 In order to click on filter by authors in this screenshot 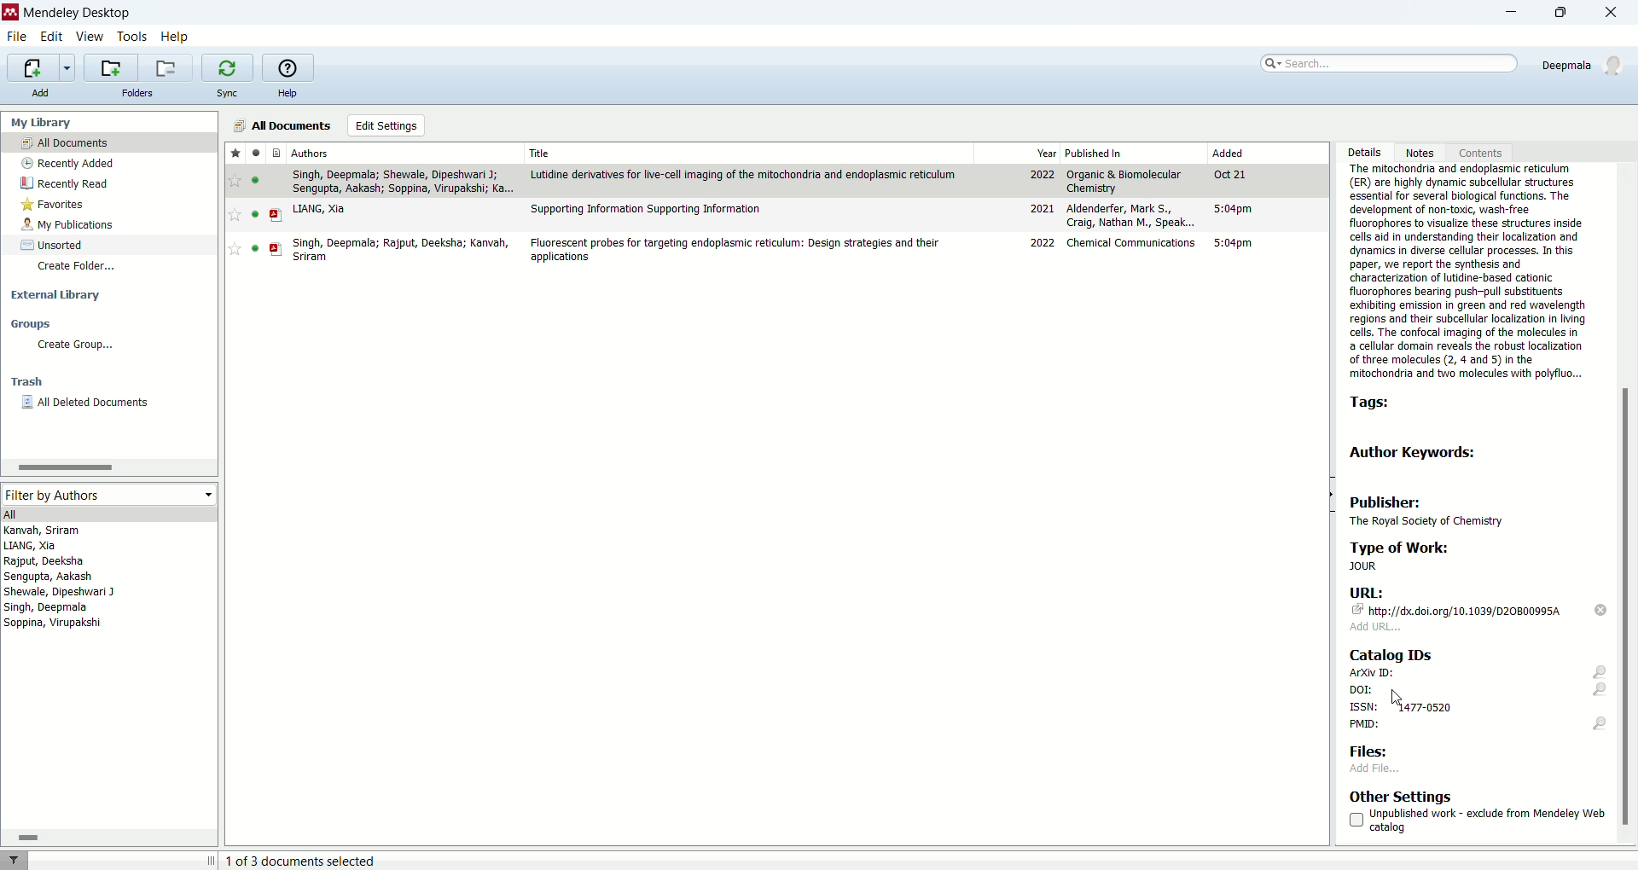, I will do `click(107, 494)`.